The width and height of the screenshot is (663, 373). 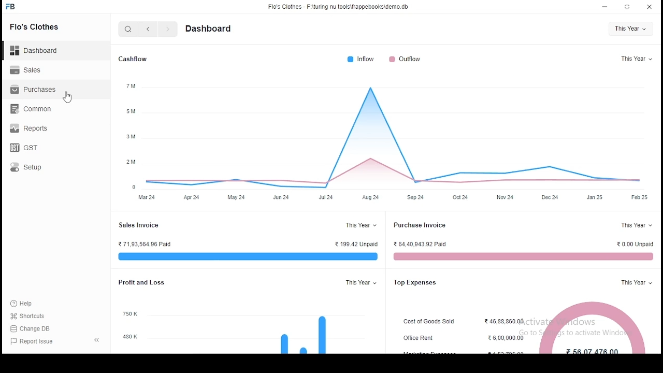 I want to click on oct 24, so click(x=462, y=197).